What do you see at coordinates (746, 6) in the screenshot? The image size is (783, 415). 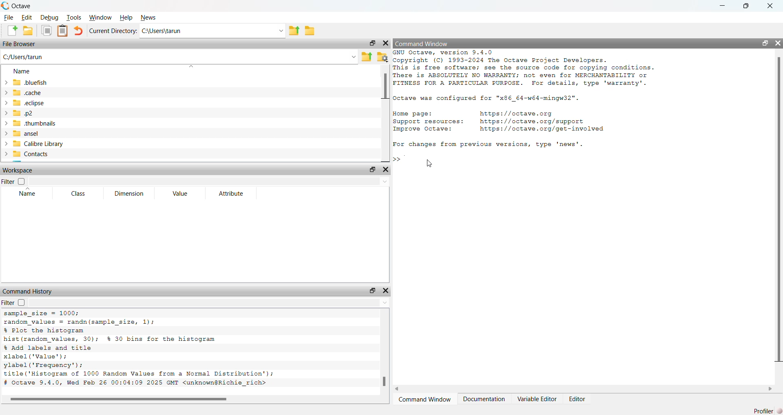 I see `maximize` at bounding box center [746, 6].